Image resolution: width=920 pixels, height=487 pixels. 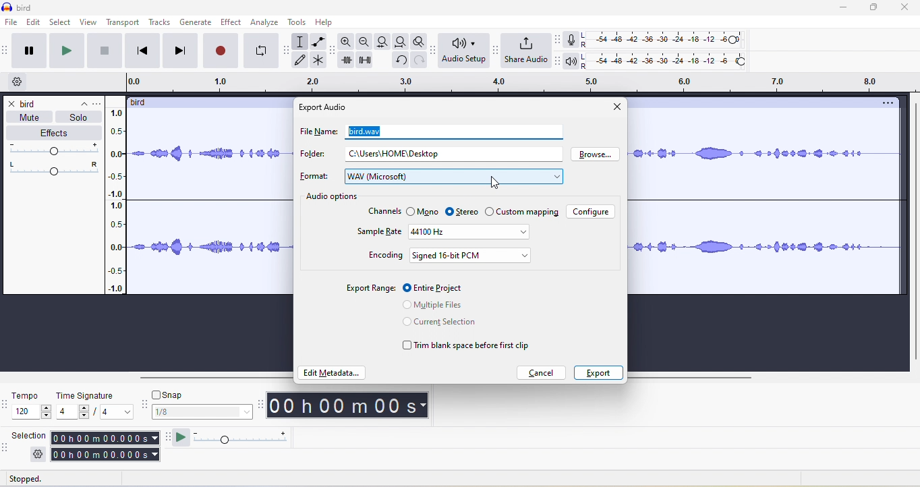 I want to click on mono, so click(x=424, y=210).